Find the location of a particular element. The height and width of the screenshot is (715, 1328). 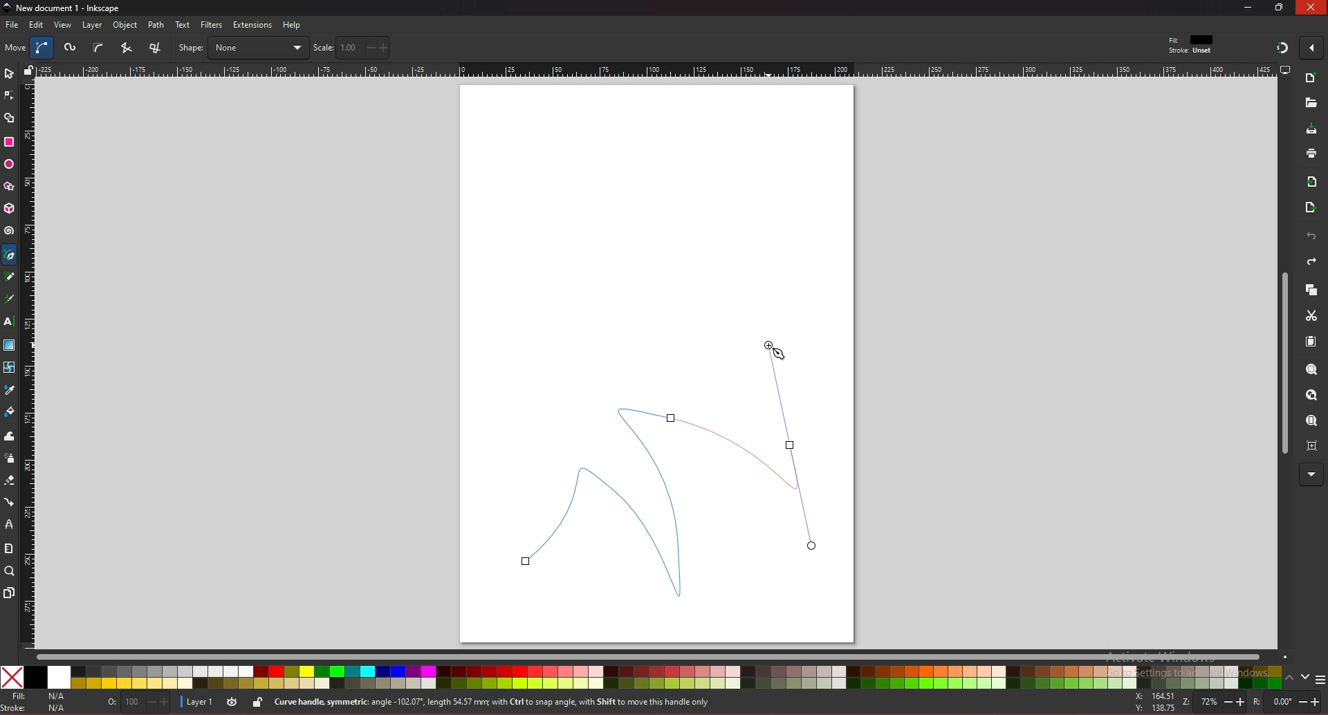

new is located at coordinates (1310, 103).